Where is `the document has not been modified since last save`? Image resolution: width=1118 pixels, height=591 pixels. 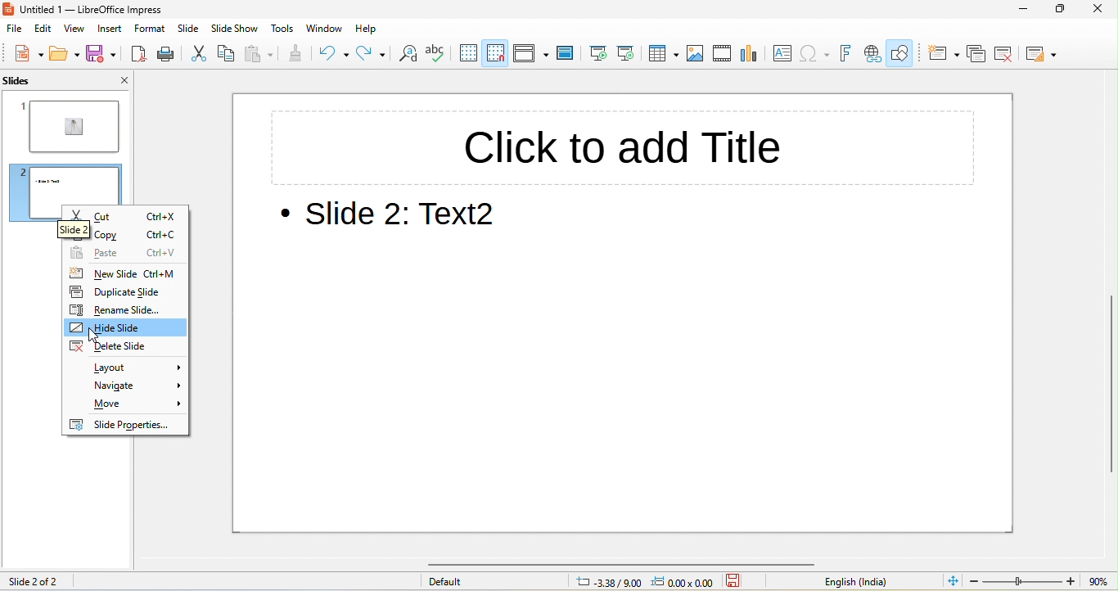
the document has not been modified since last save is located at coordinates (740, 581).